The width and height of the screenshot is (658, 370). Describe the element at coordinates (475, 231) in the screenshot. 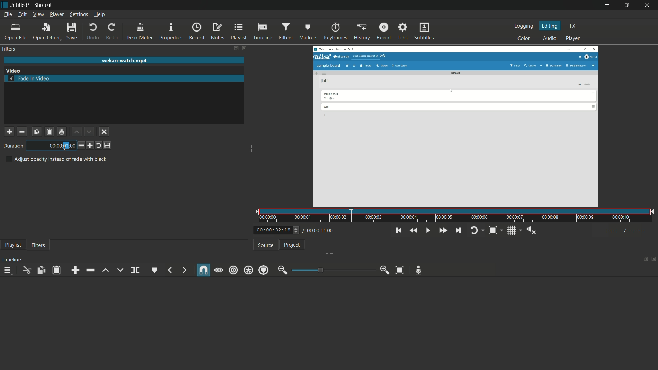

I see `toggle player logging` at that location.